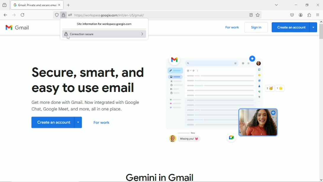 This screenshot has height=182, width=323. Describe the element at coordinates (224, 99) in the screenshot. I see `Graphic` at that location.